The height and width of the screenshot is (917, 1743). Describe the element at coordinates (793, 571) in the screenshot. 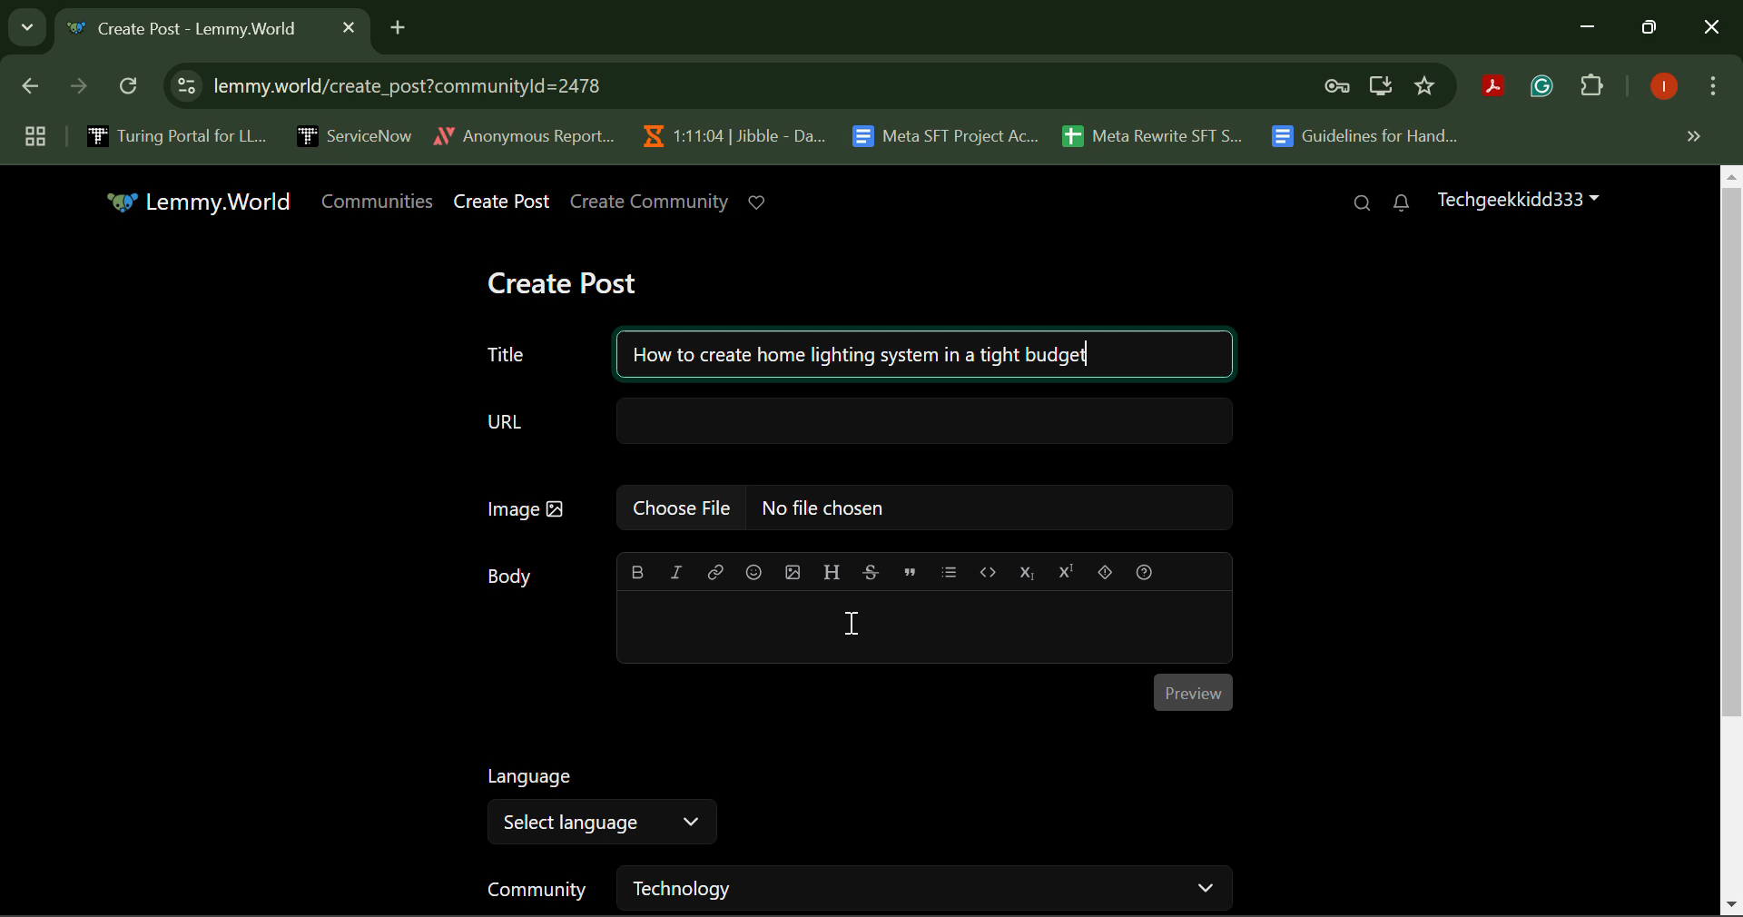

I see `upload image` at that location.